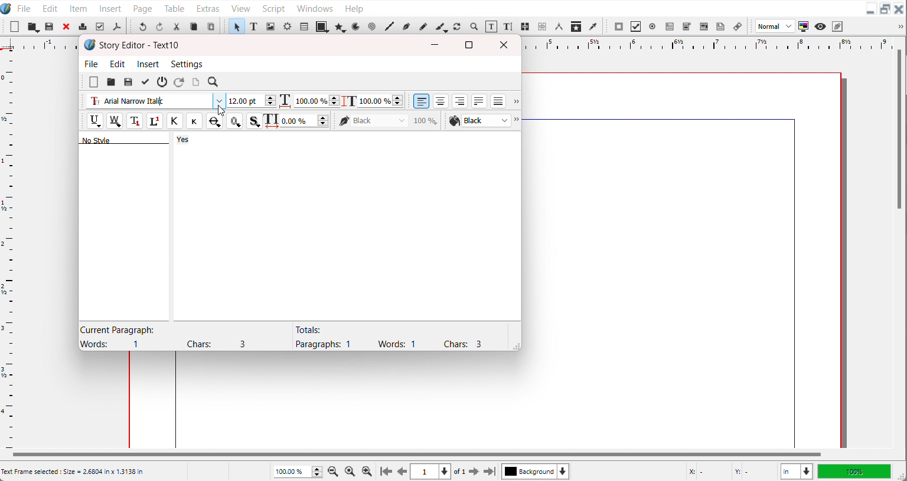 The height and width of the screenshot is (481, 907). What do you see at coordinates (155, 121) in the screenshot?
I see `Superscript` at bounding box center [155, 121].